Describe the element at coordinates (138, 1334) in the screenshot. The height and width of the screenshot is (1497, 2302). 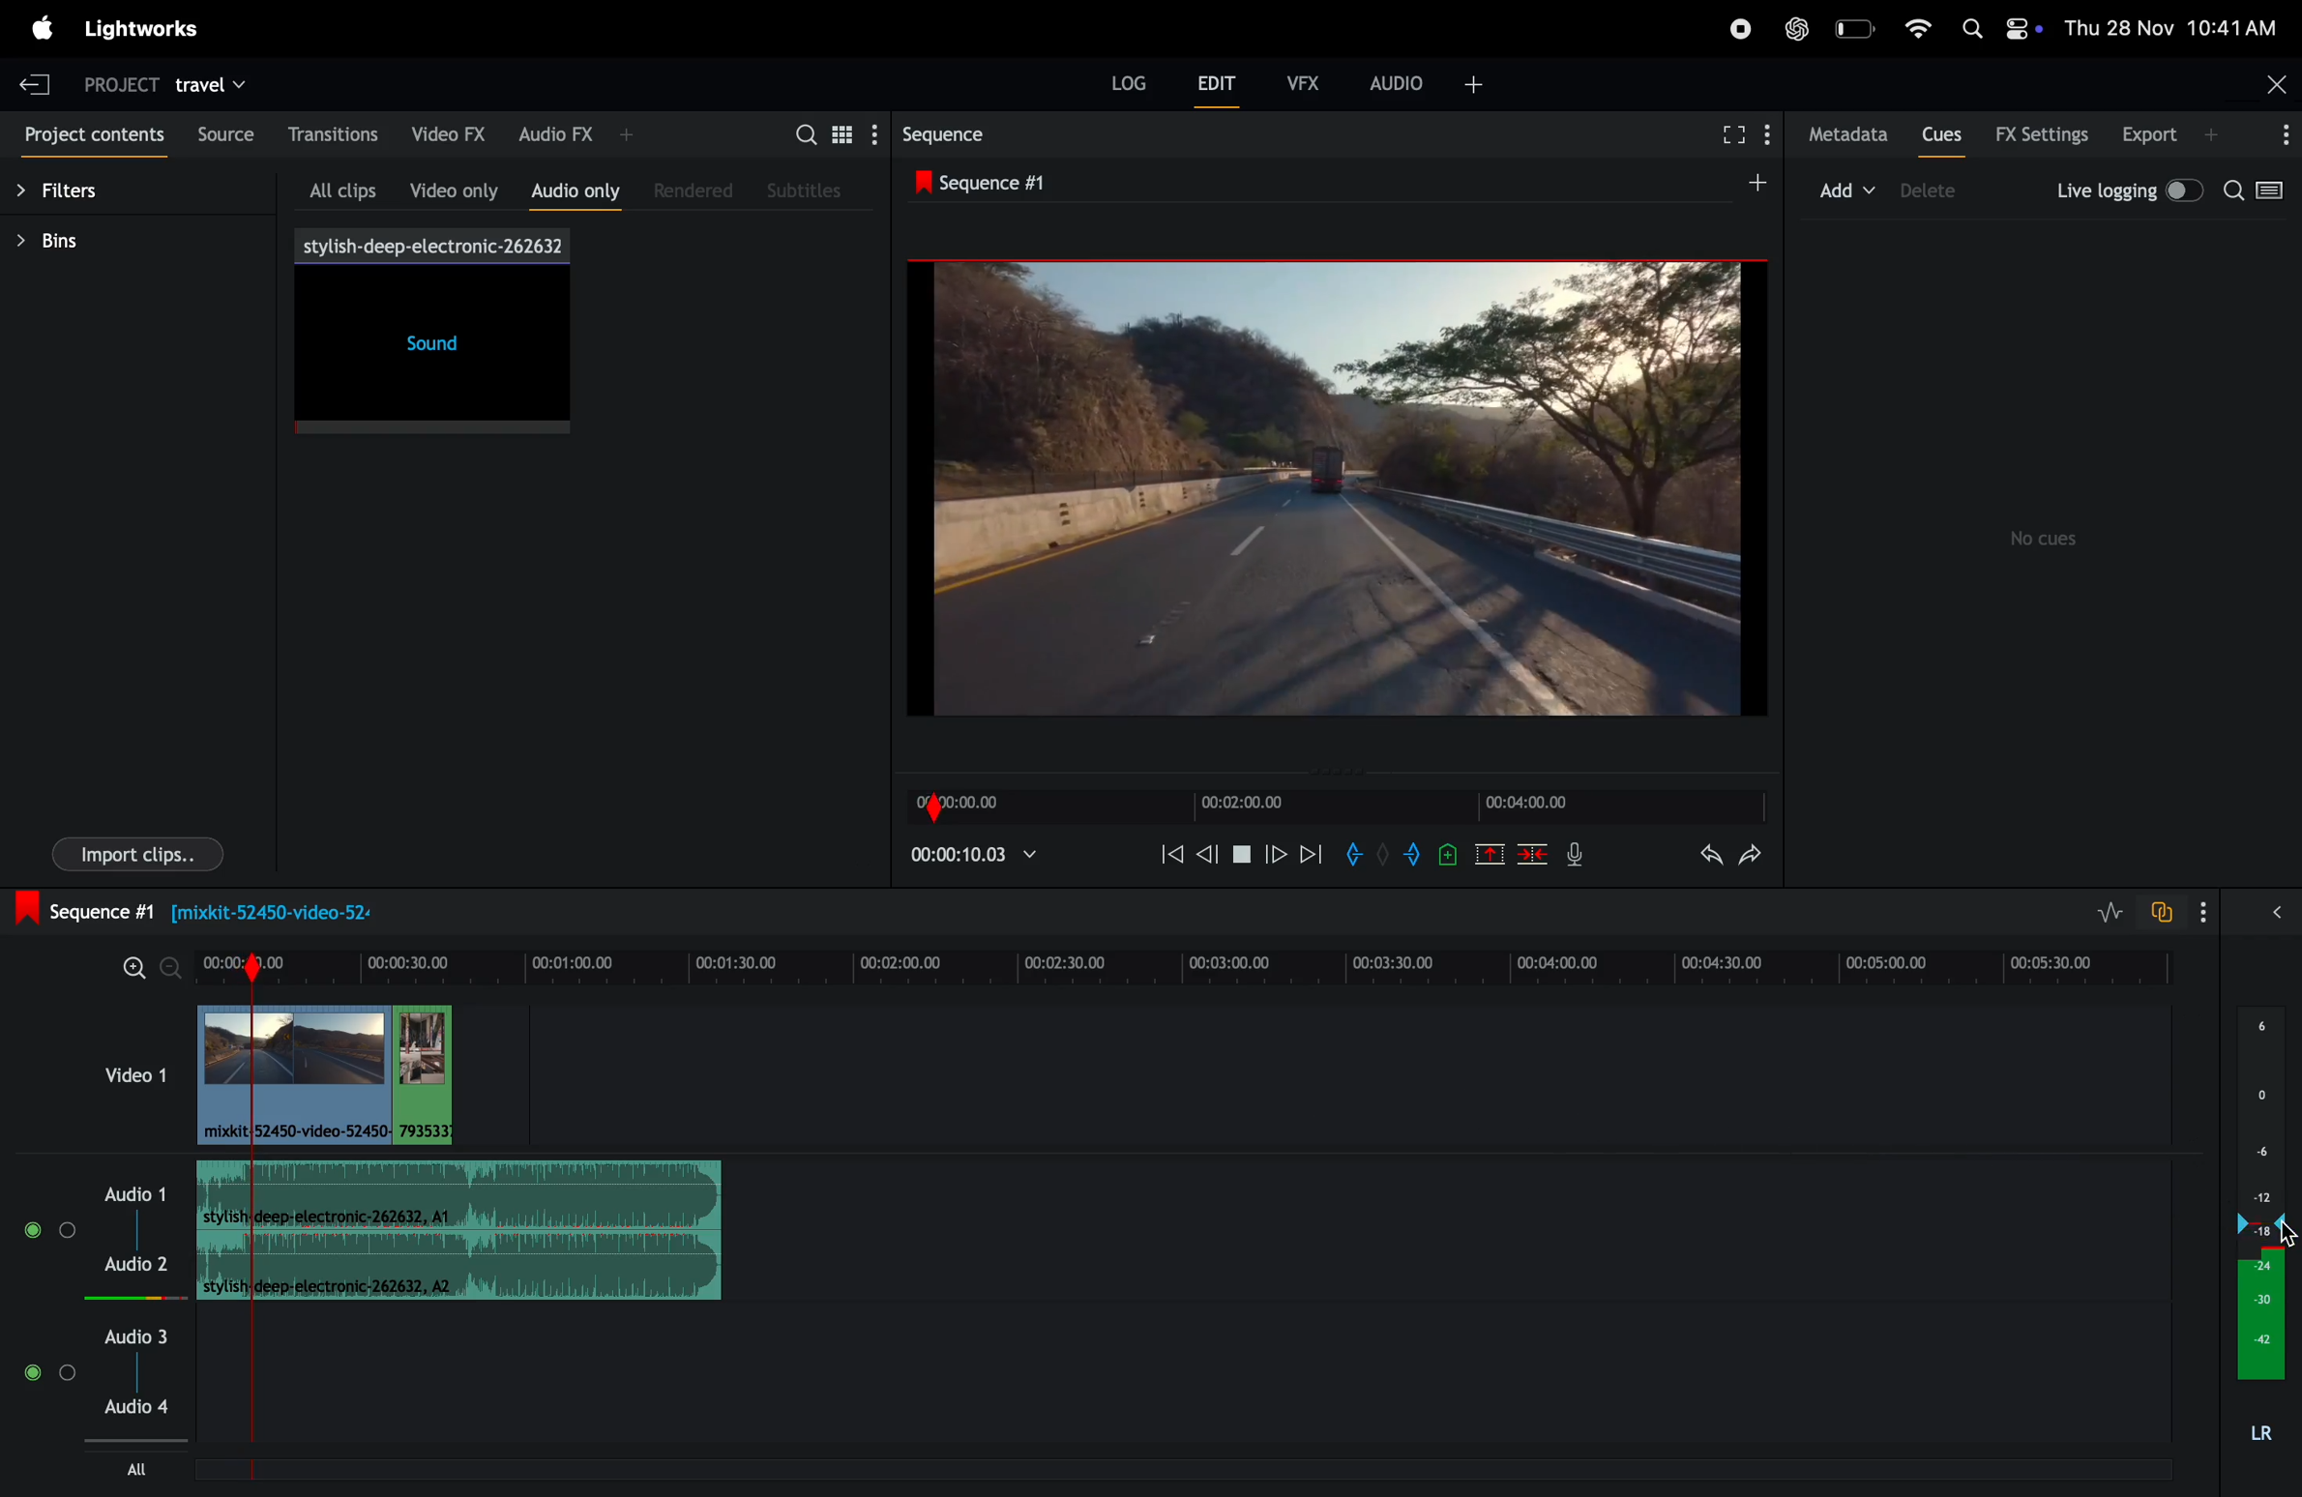
I see `audio 3` at that location.